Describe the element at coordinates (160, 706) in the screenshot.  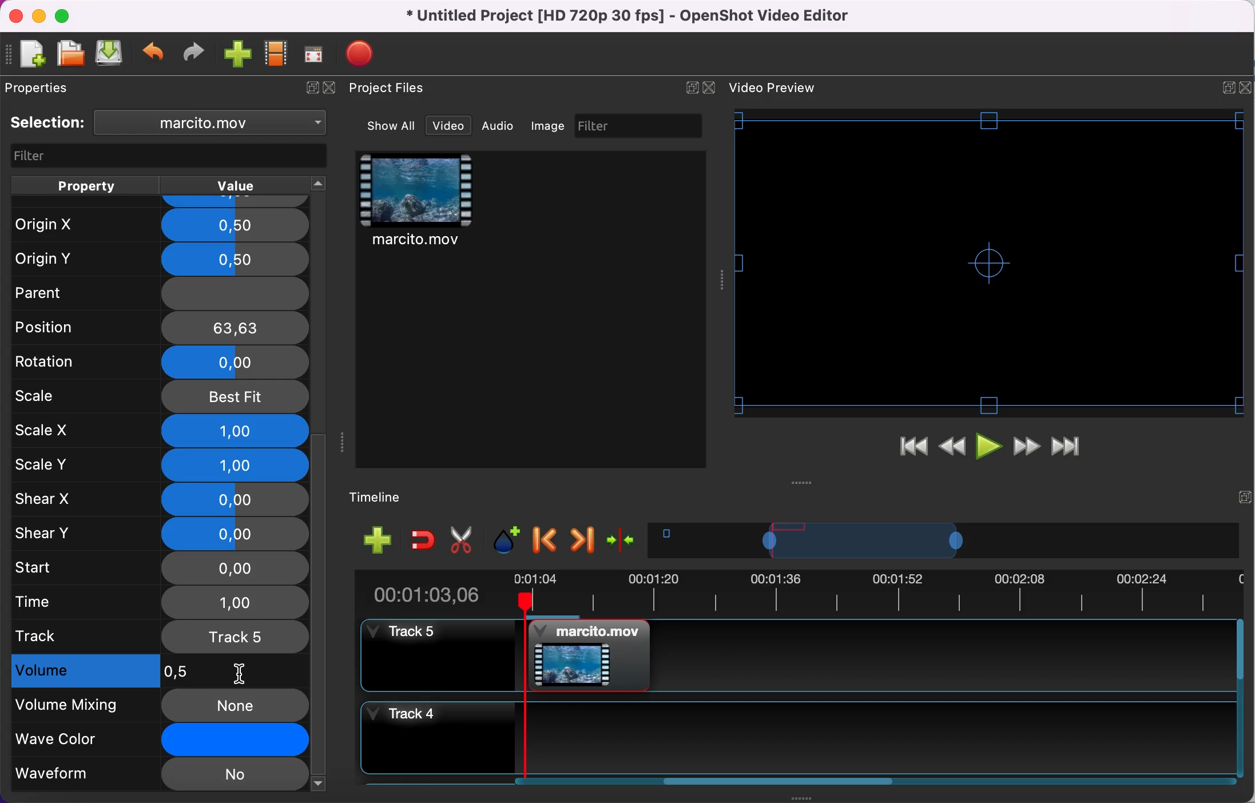
I see `volume mixing none` at that location.